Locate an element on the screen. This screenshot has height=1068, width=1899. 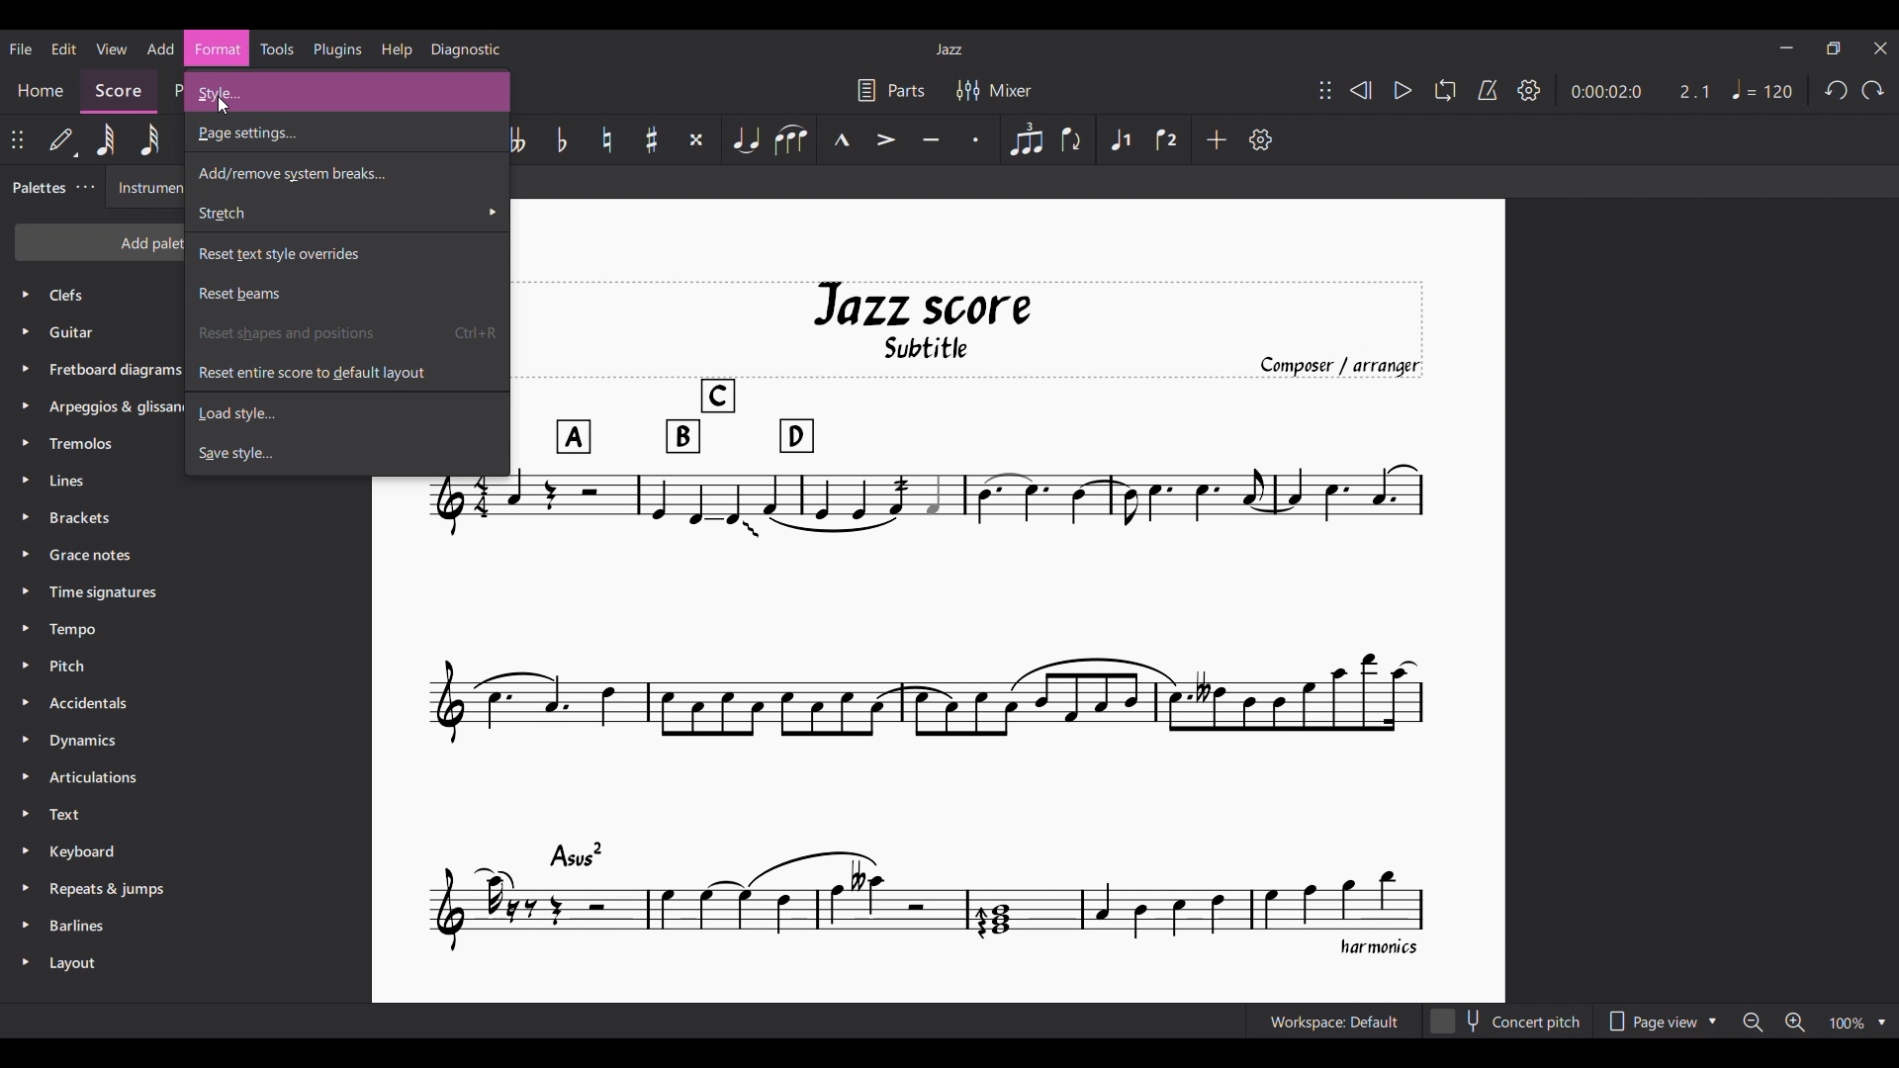
Toggle double flat is located at coordinates (516, 139).